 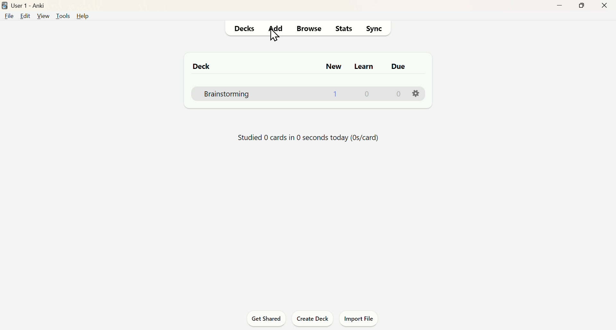 What do you see at coordinates (43, 15) in the screenshot?
I see `` at bounding box center [43, 15].